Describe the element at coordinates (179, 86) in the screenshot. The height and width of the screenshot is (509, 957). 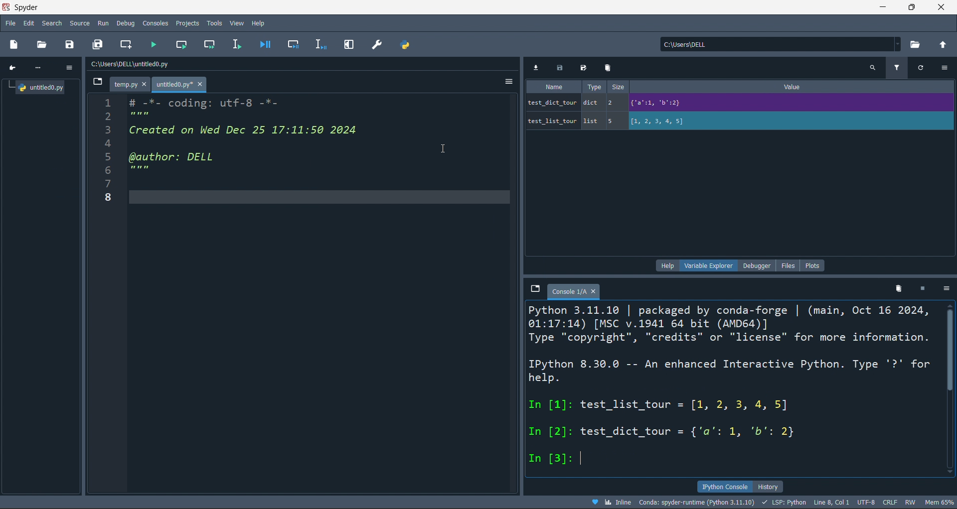
I see `untitled` at that location.